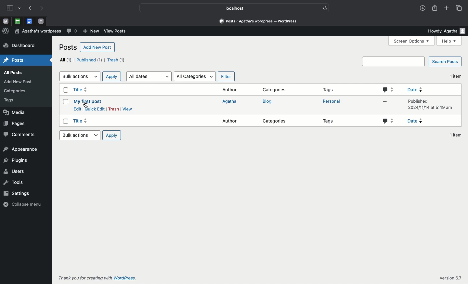  What do you see at coordinates (21, 205) in the screenshot?
I see `collapse menu` at bounding box center [21, 205].